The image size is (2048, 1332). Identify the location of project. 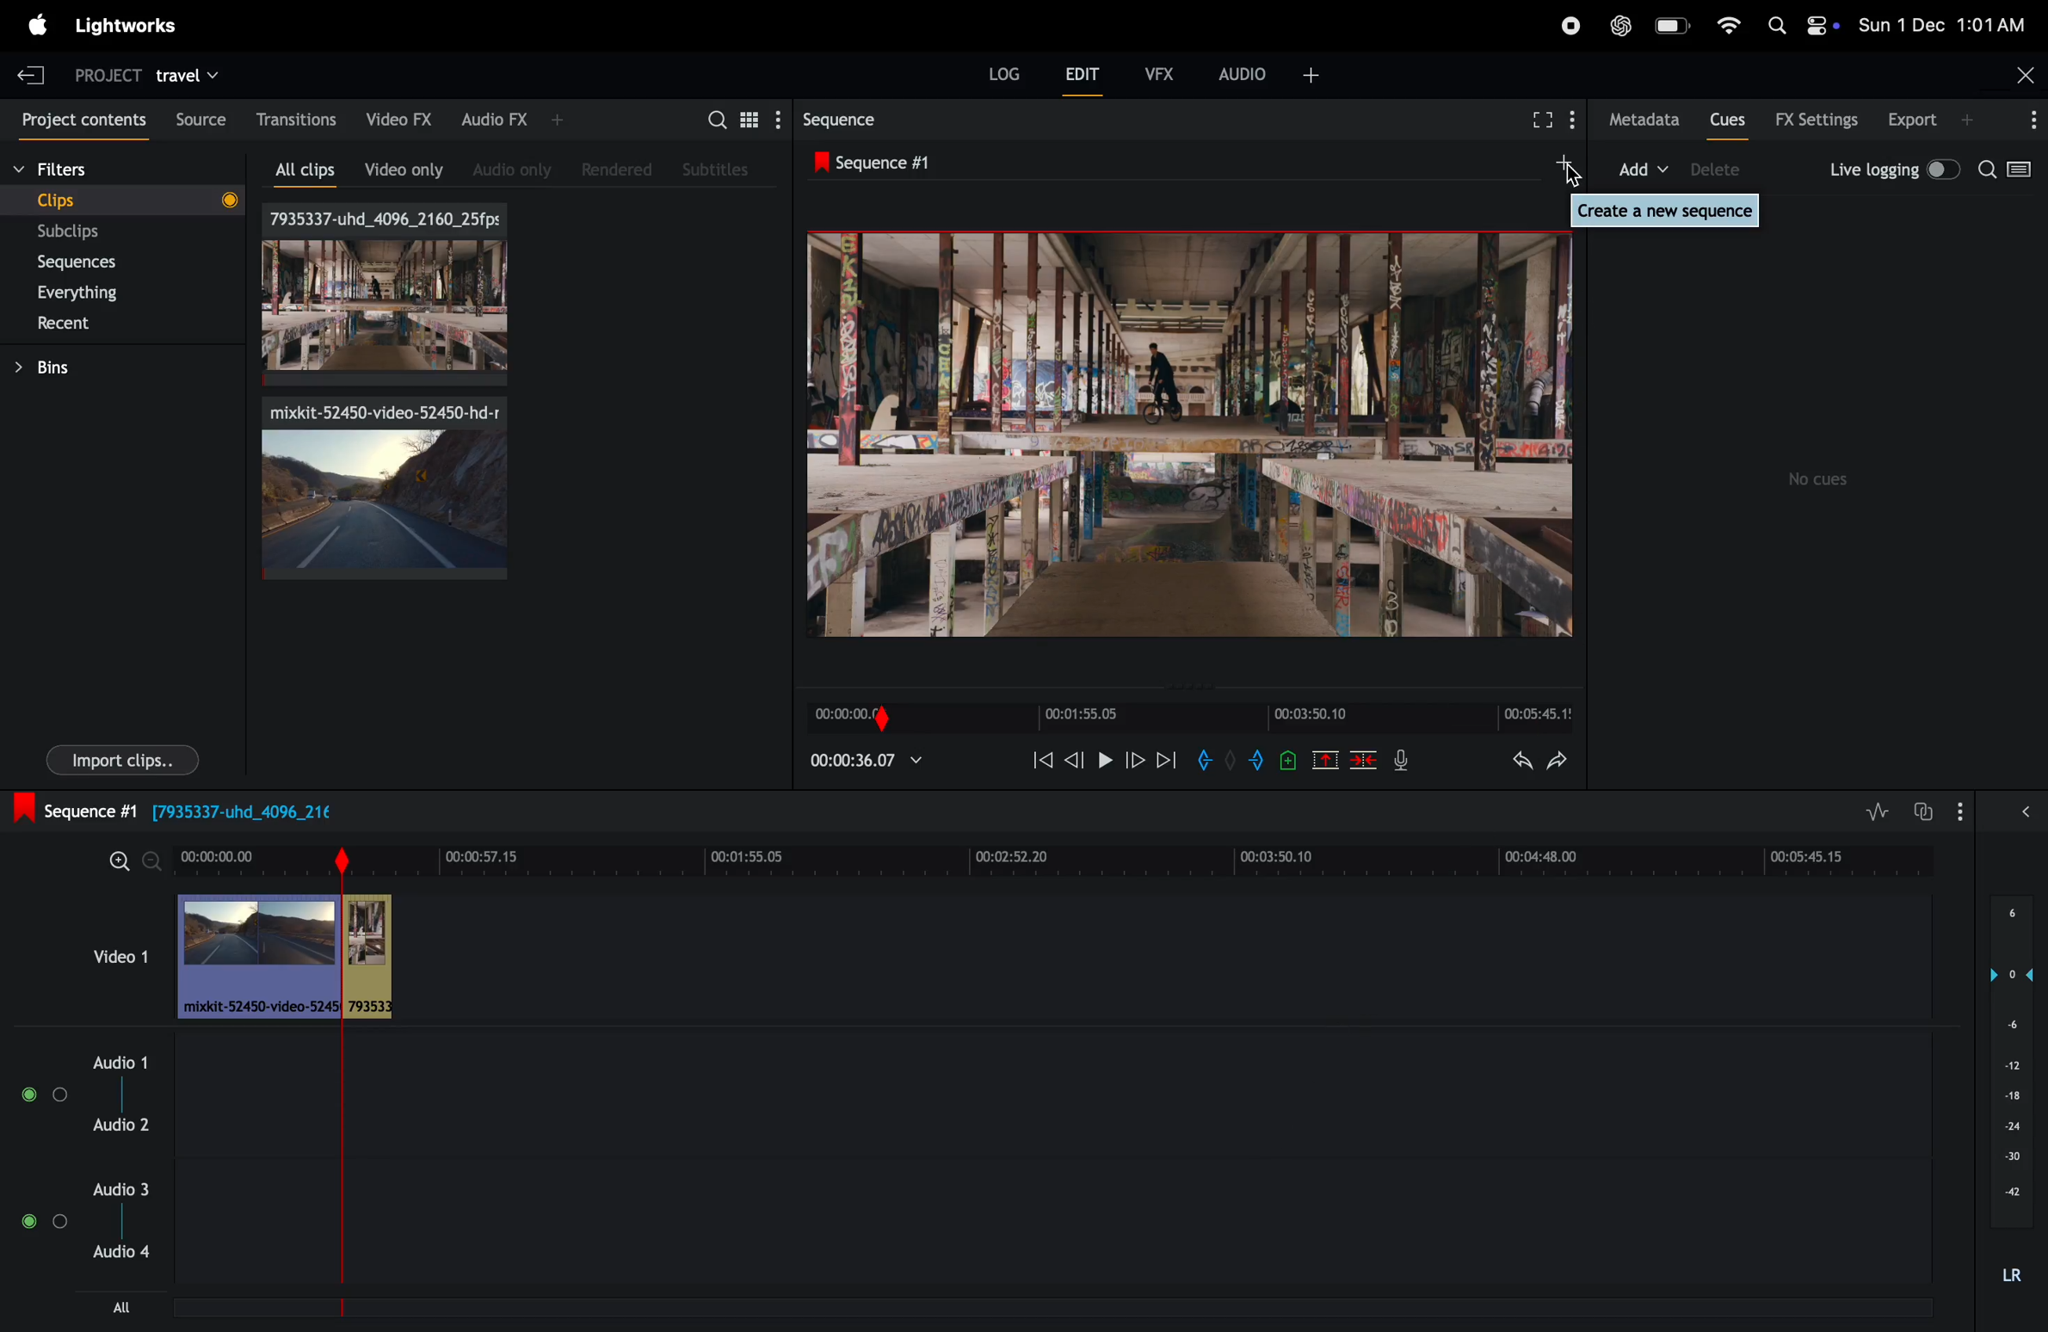
(109, 76).